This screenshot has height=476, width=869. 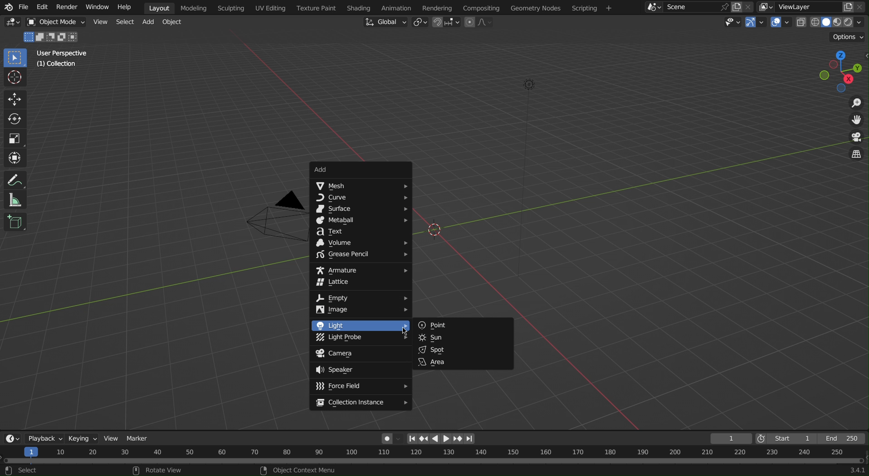 I want to click on Grease Pencil, so click(x=361, y=256).